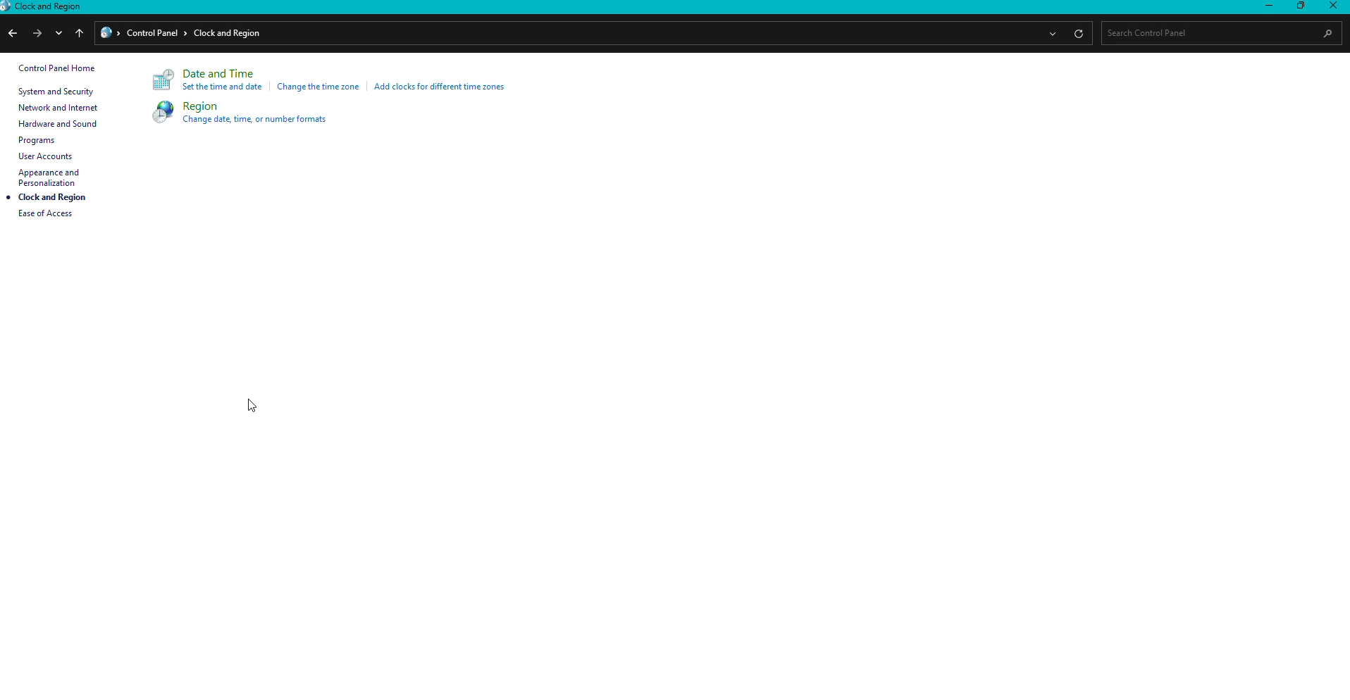  I want to click on File path, so click(559, 32).